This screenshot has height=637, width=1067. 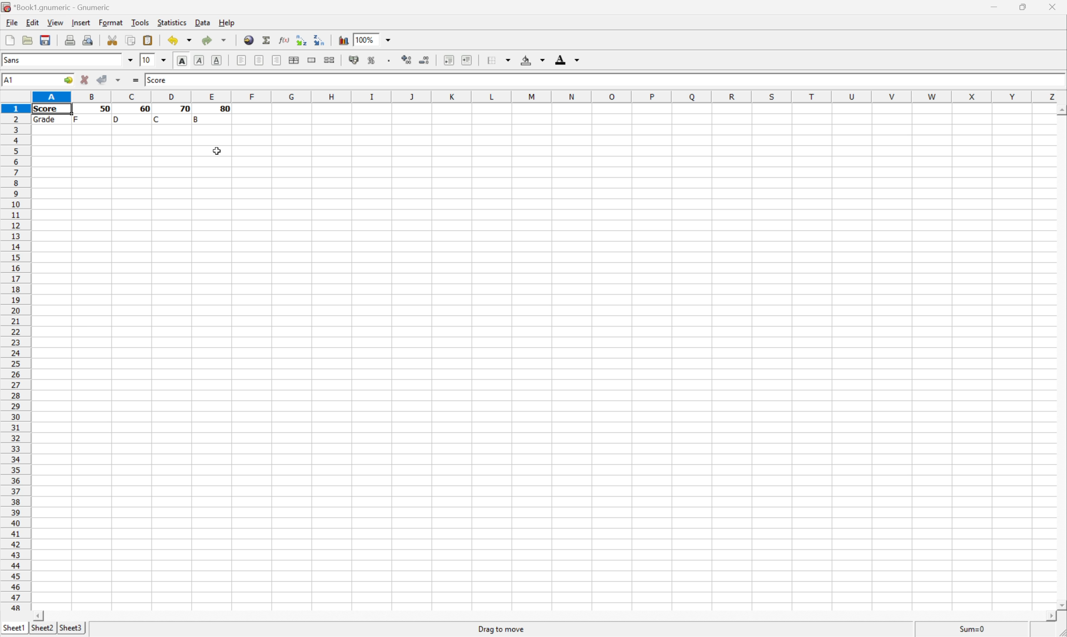 What do you see at coordinates (9, 39) in the screenshot?
I see `Create a new workbook` at bounding box center [9, 39].